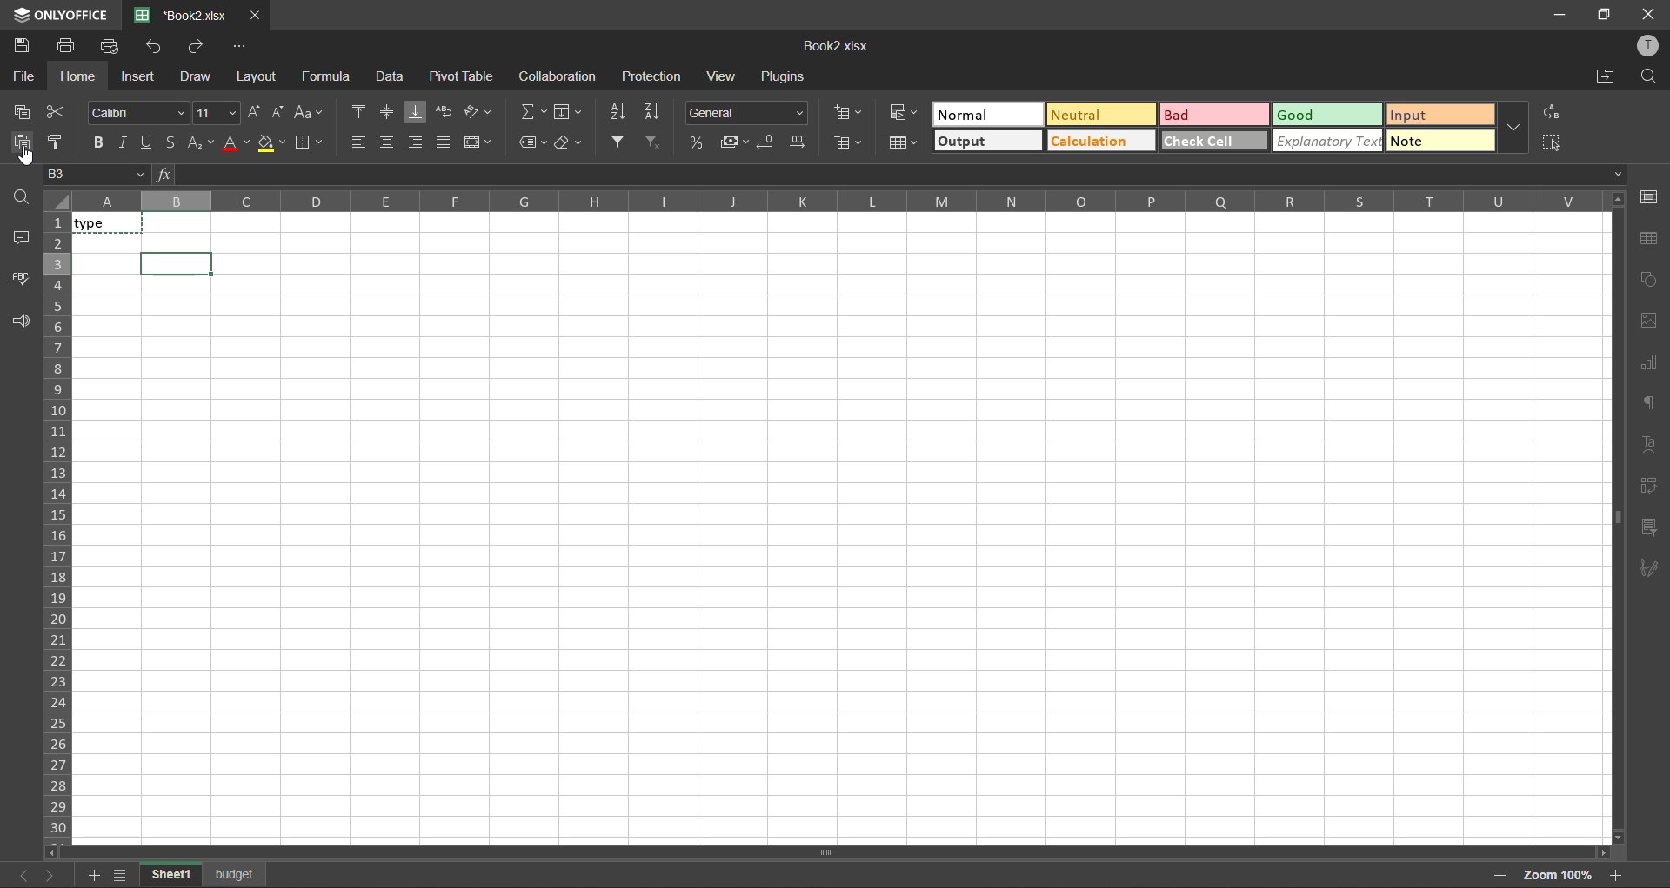 This screenshot has width=1670, height=888. Describe the element at coordinates (217, 112) in the screenshot. I see `font size` at that location.